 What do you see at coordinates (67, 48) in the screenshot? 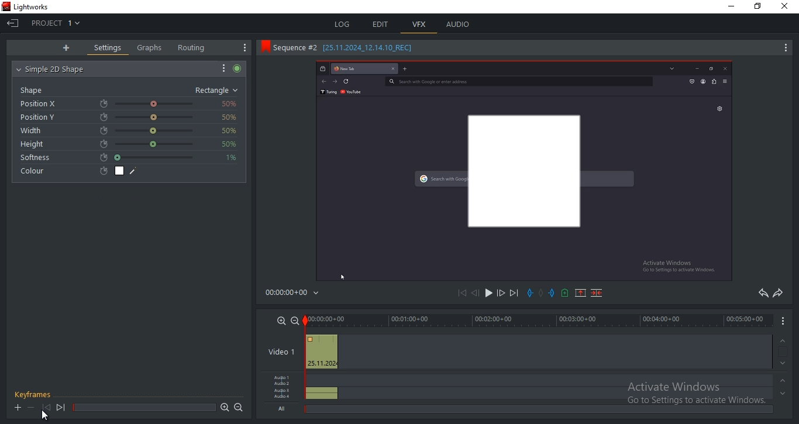
I see `add` at bounding box center [67, 48].